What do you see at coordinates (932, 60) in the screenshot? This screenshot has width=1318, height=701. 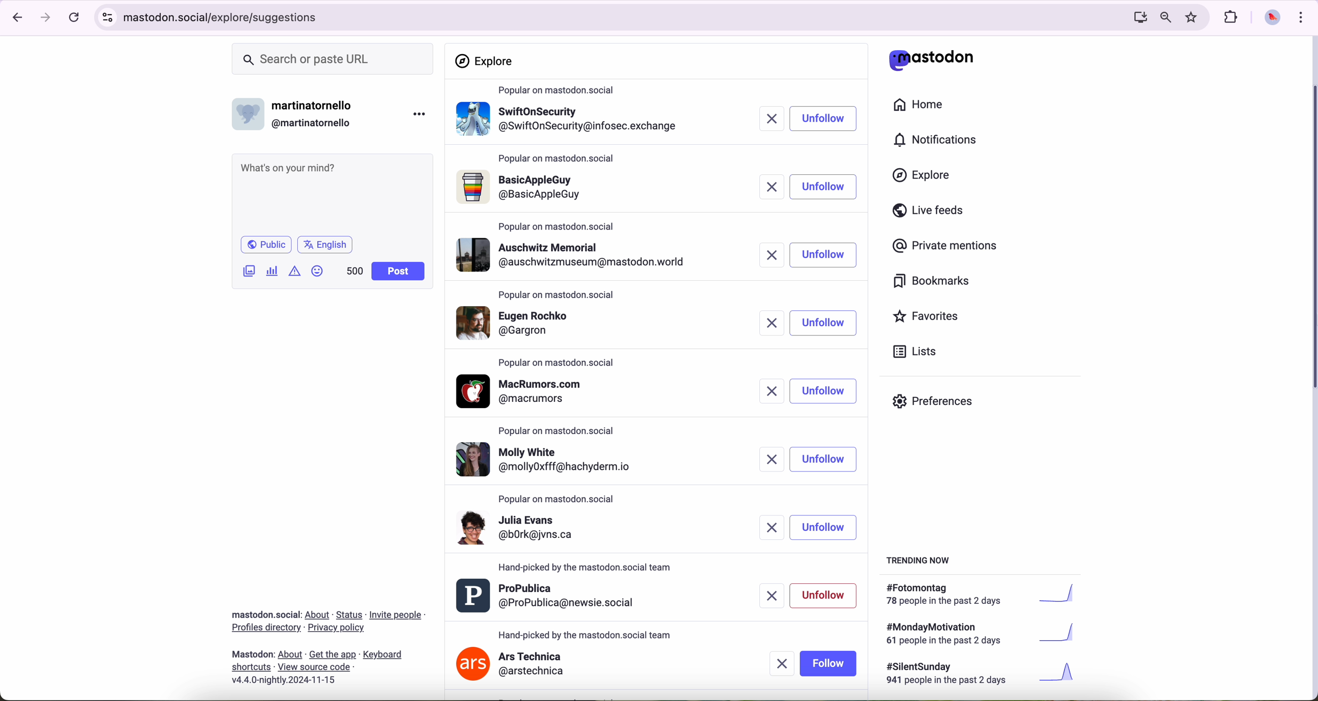 I see `matodon logo` at bounding box center [932, 60].